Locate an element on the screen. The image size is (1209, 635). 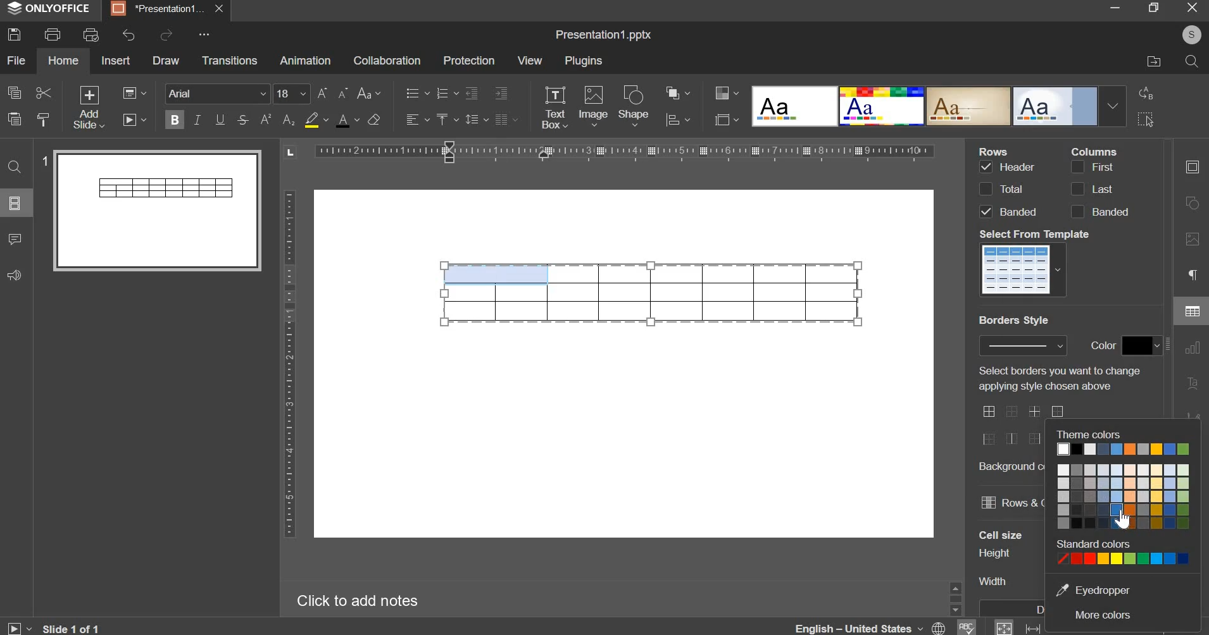
arrange object is located at coordinates (677, 92).